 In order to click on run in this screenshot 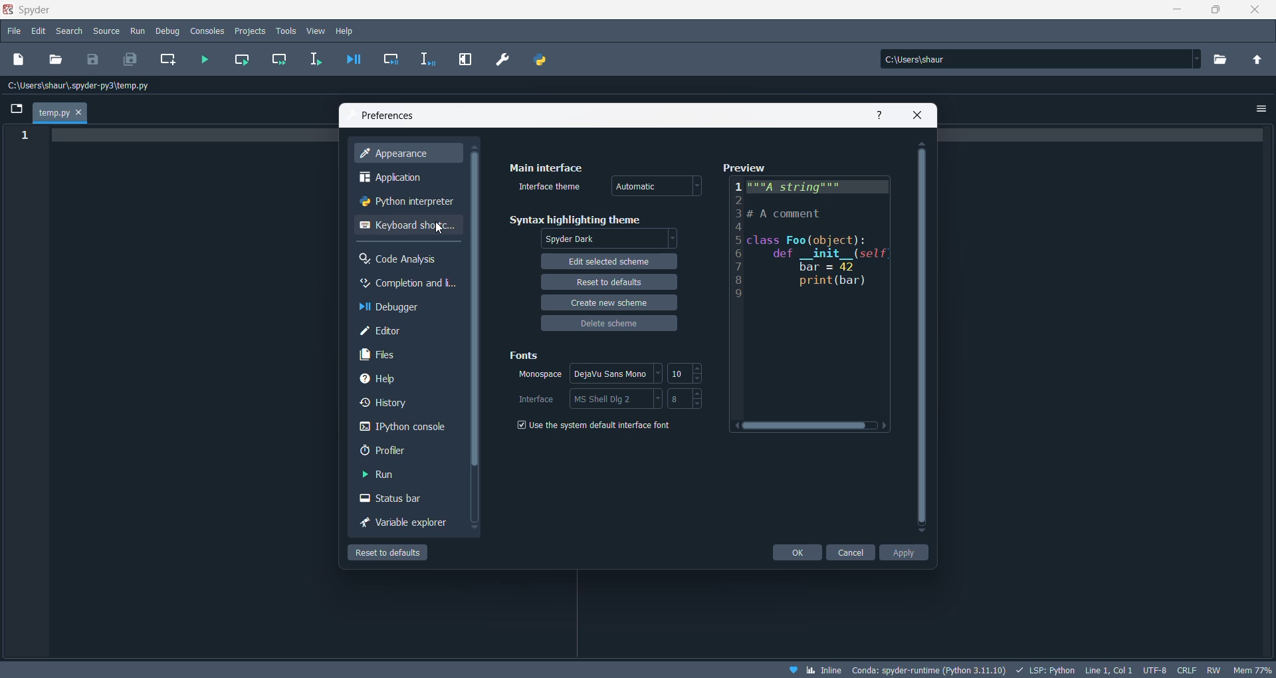, I will do `click(137, 32)`.